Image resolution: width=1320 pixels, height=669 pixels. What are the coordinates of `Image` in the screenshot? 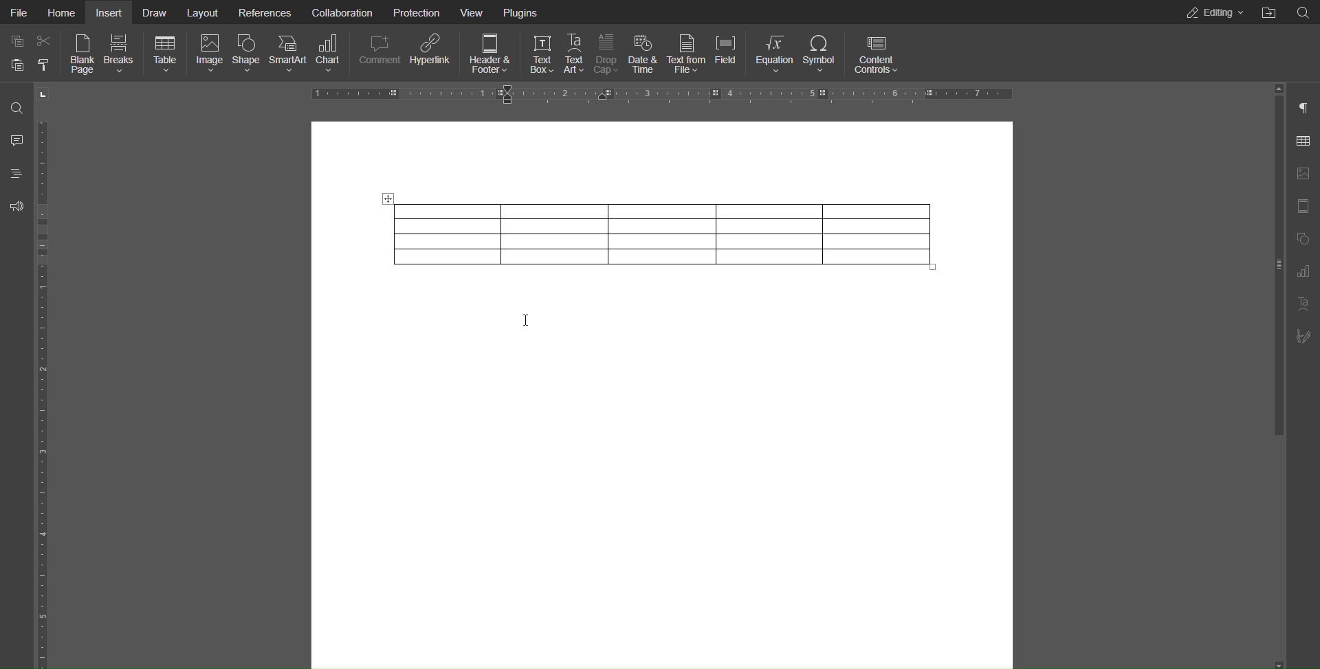 It's located at (210, 54).